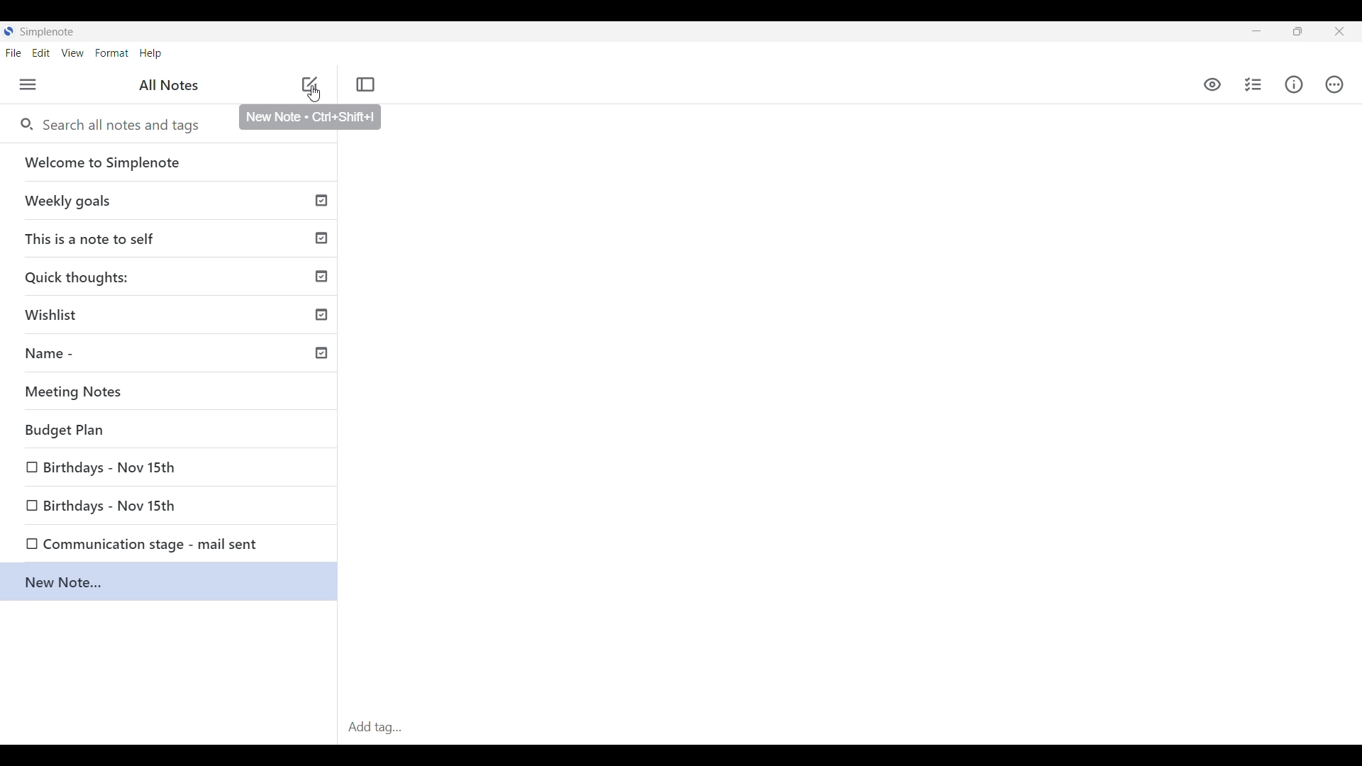  Describe the element at coordinates (1295, 84) in the screenshot. I see `Info` at that location.